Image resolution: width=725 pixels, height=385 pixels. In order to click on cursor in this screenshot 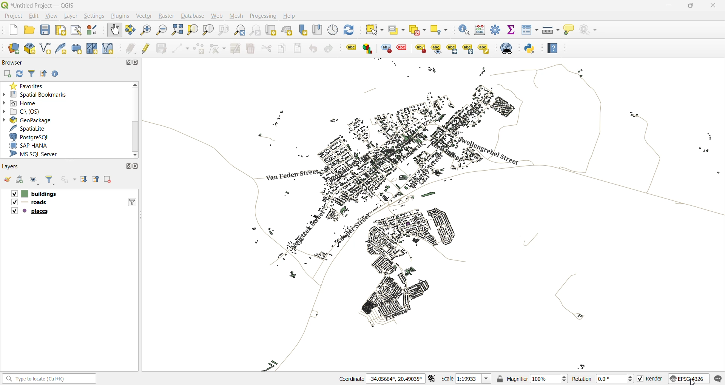, I will do `click(693, 382)`.